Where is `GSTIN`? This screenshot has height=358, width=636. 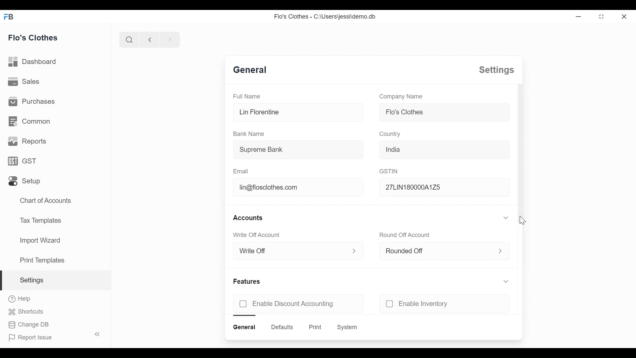 GSTIN is located at coordinates (390, 171).